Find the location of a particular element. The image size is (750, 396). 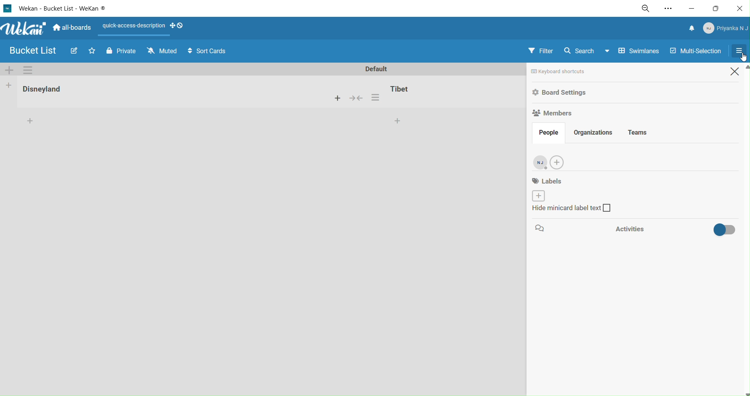

activities is located at coordinates (678, 229).